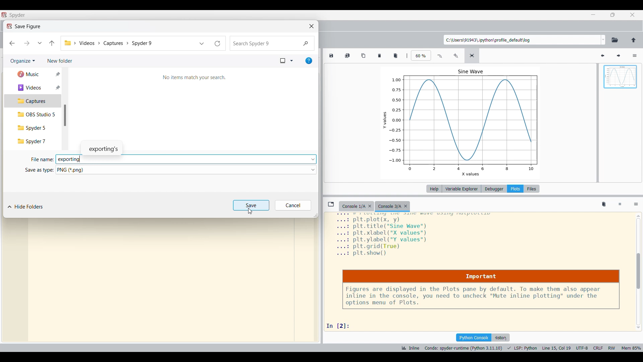 The image size is (643, 362). I want to click on Indicates save as type, so click(39, 170).